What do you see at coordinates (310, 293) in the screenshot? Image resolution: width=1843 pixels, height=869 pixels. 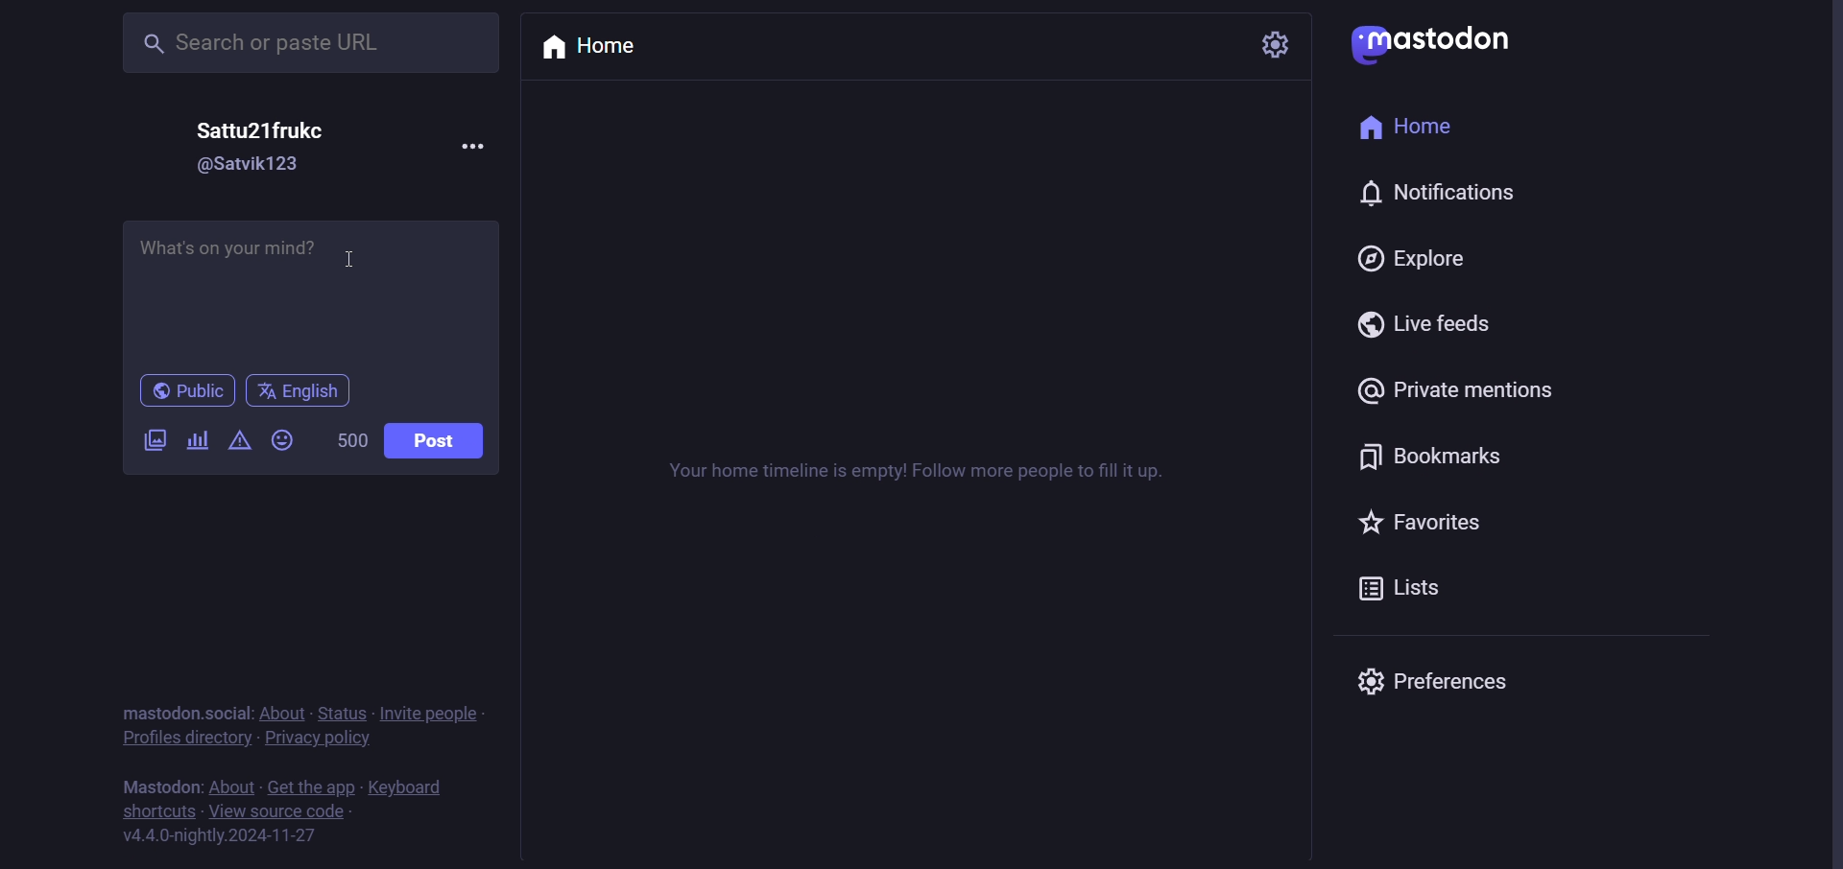 I see `What's on your mind?` at bounding box center [310, 293].